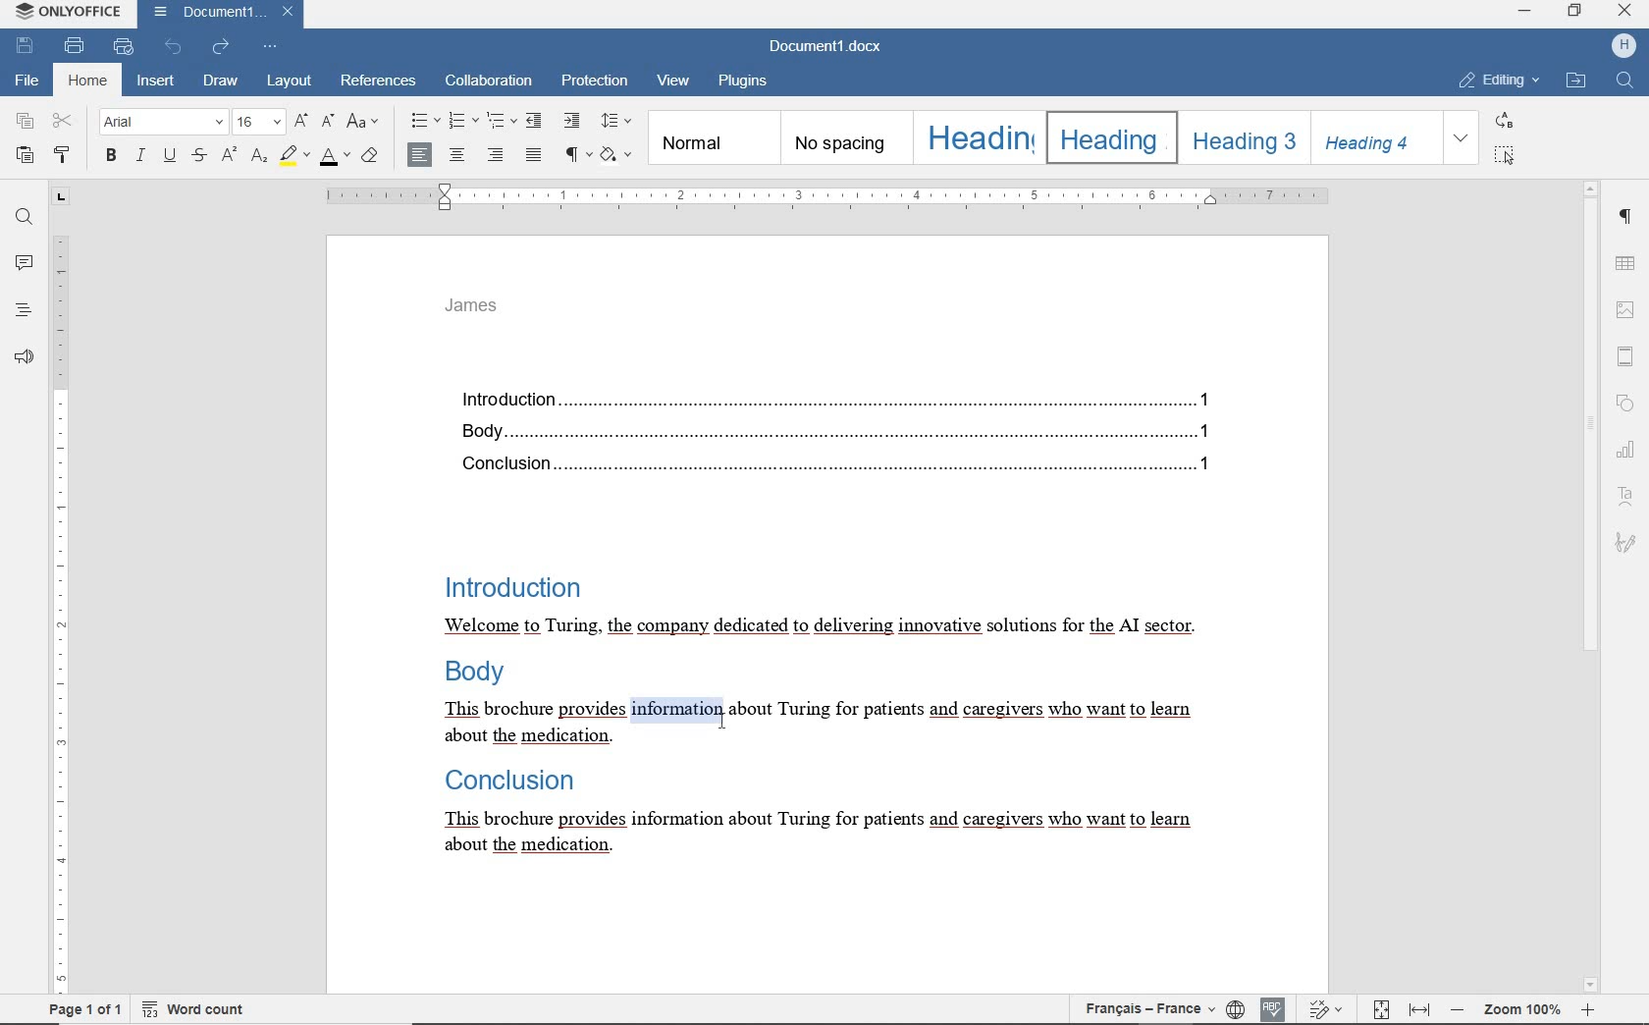 Image resolution: width=1649 pixels, height=1025 pixels. Describe the element at coordinates (478, 675) in the screenshot. I see `Body` at that location.